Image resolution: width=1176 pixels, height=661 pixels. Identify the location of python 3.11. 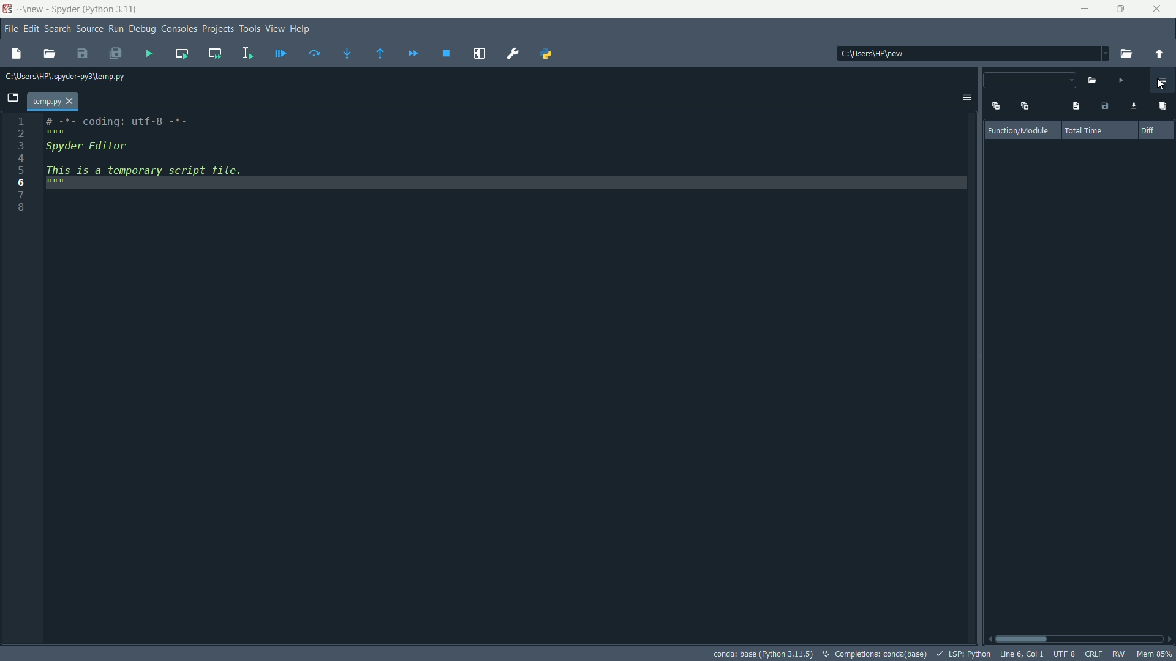
(112, 10).